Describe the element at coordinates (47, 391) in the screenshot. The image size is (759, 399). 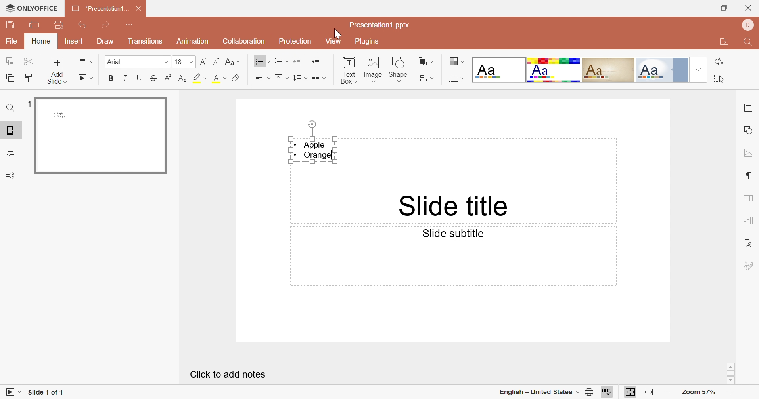
I see `Slide 1 of 1` at that location.